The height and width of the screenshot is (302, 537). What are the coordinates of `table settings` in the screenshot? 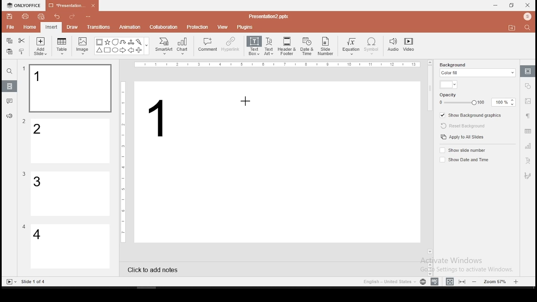 It's located at (527, 131).